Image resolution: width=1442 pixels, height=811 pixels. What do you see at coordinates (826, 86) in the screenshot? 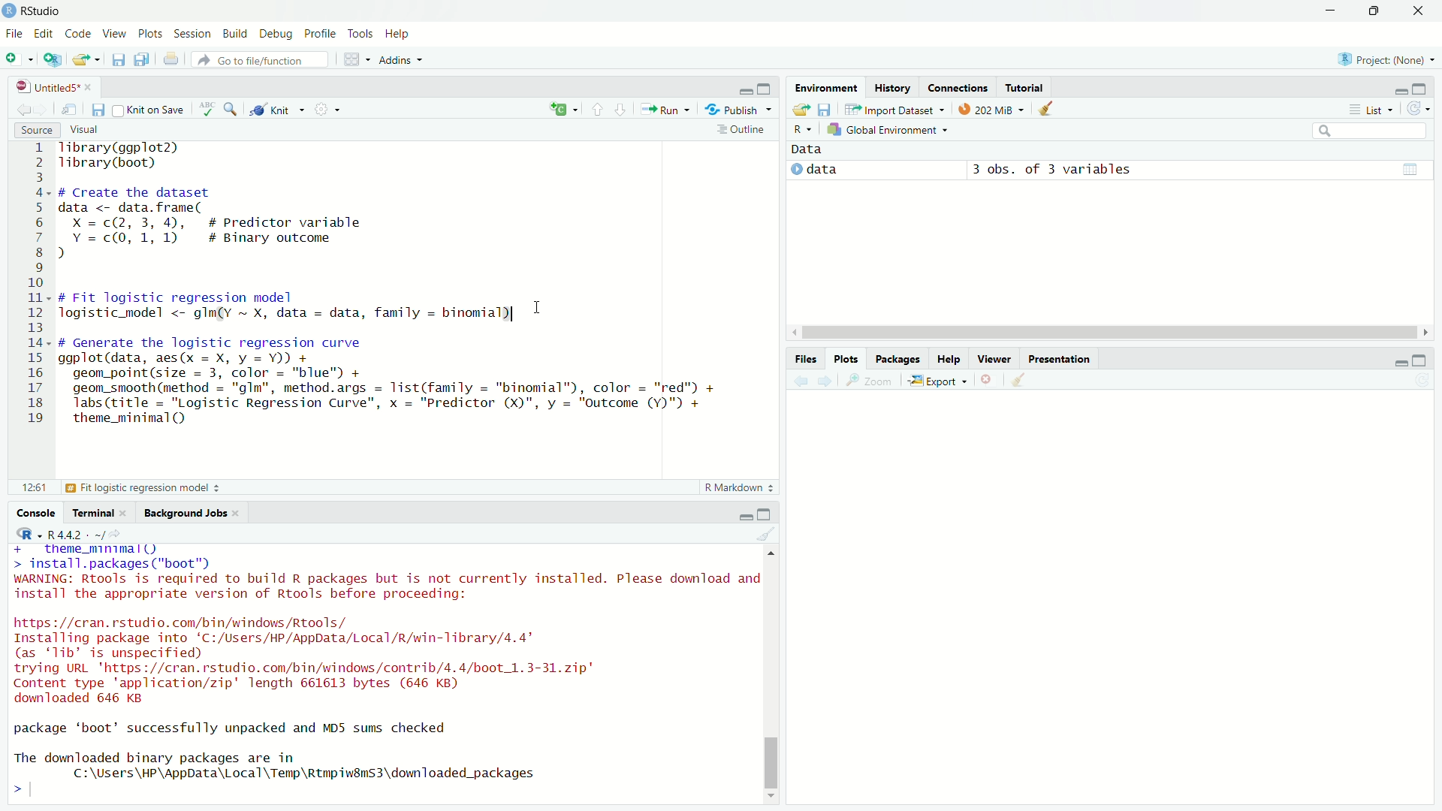
I see `Environment` at bounding box center [826, 86].